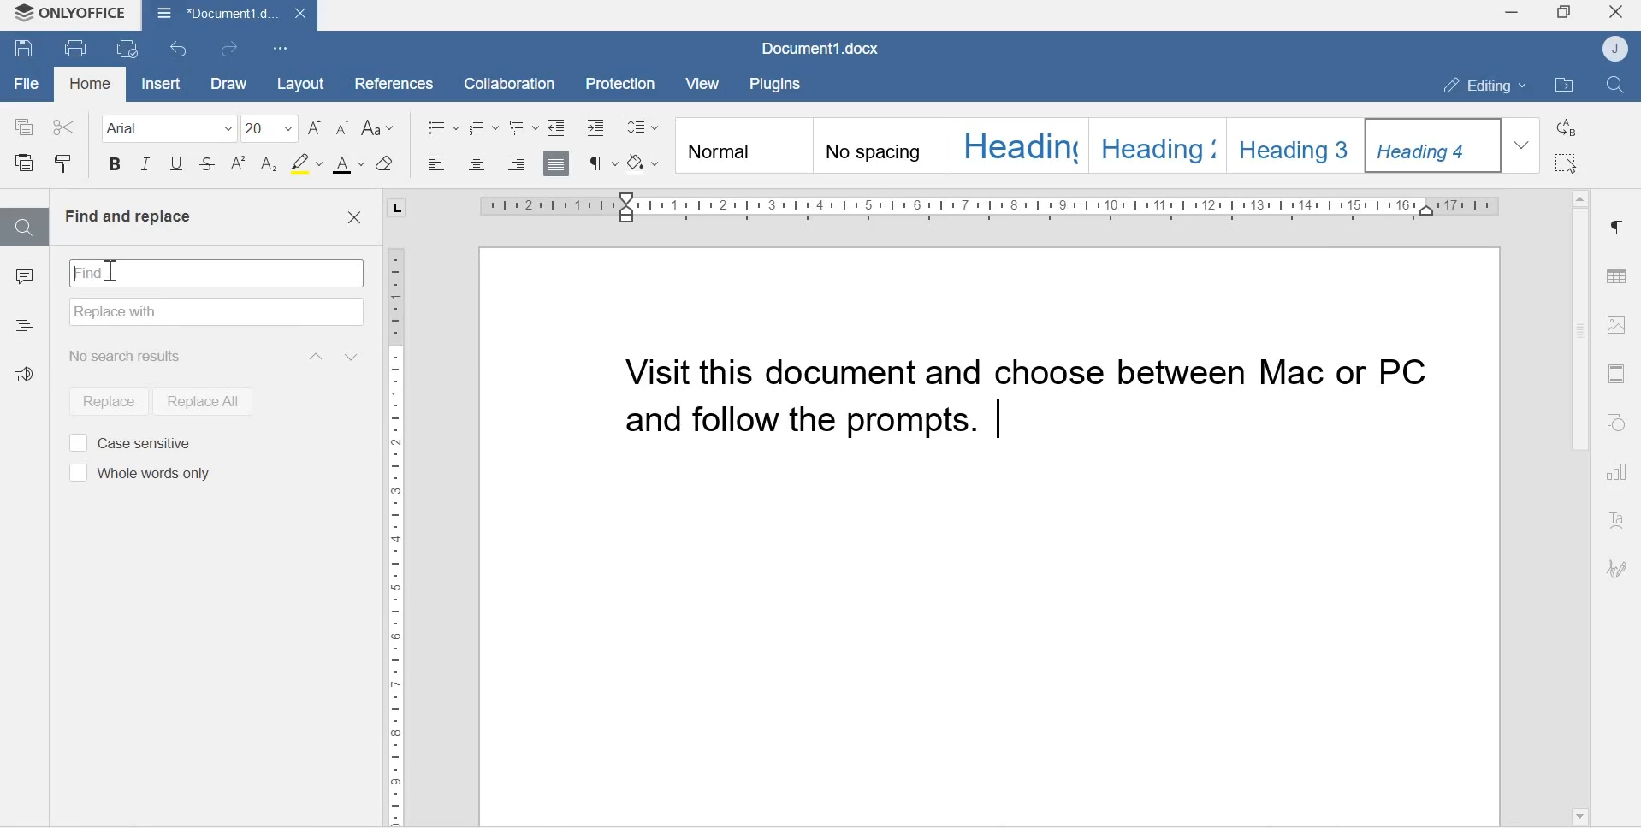 The image size is (1641, 828). What do you see at coordinates (109, 271) in the screenshot?
I see `Cursor` at bounding box center [109, 271].